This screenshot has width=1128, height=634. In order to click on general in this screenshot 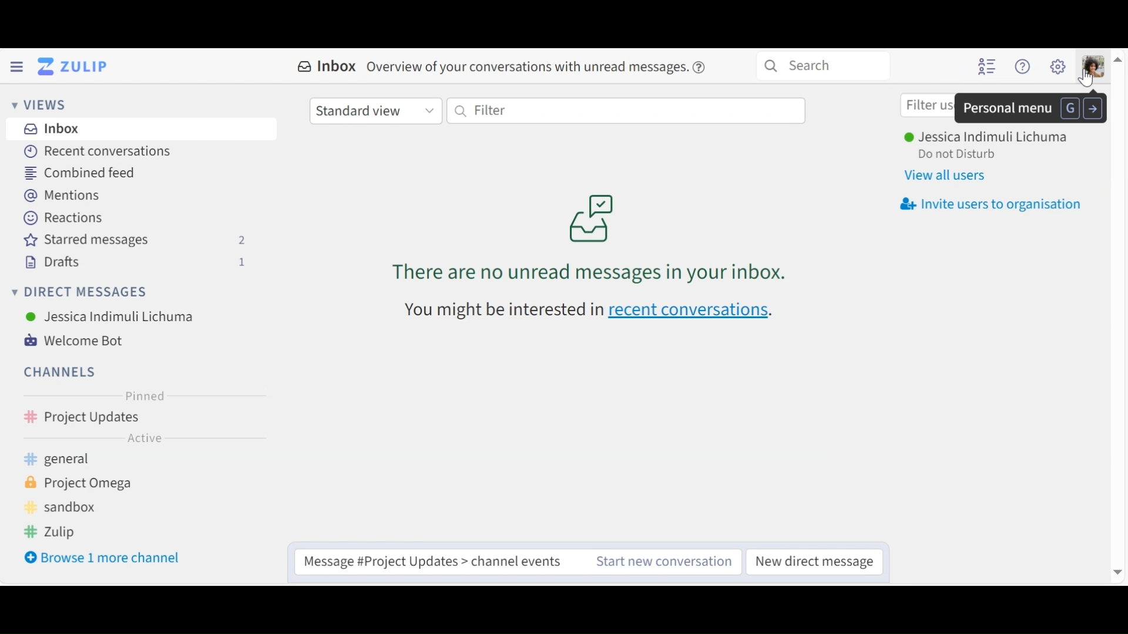, I will do `click(73, 460)`.